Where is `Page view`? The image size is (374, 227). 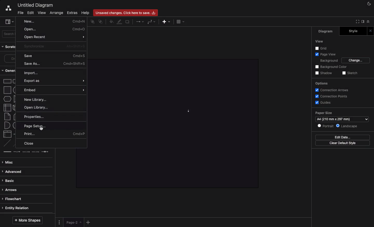
Page view is located at coordinates (325, 54).